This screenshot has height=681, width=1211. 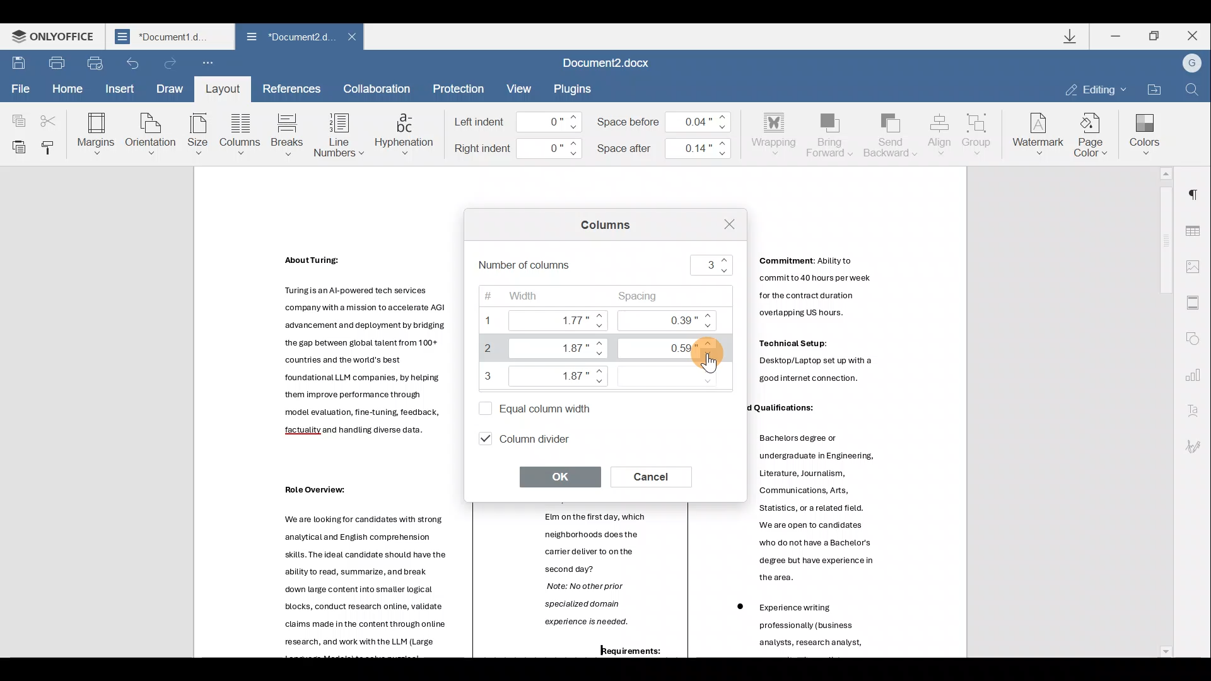 What do you see at coordinates (289, 40) in the screenshot?
I see `Document2.d` at bounding box center [289, 40].